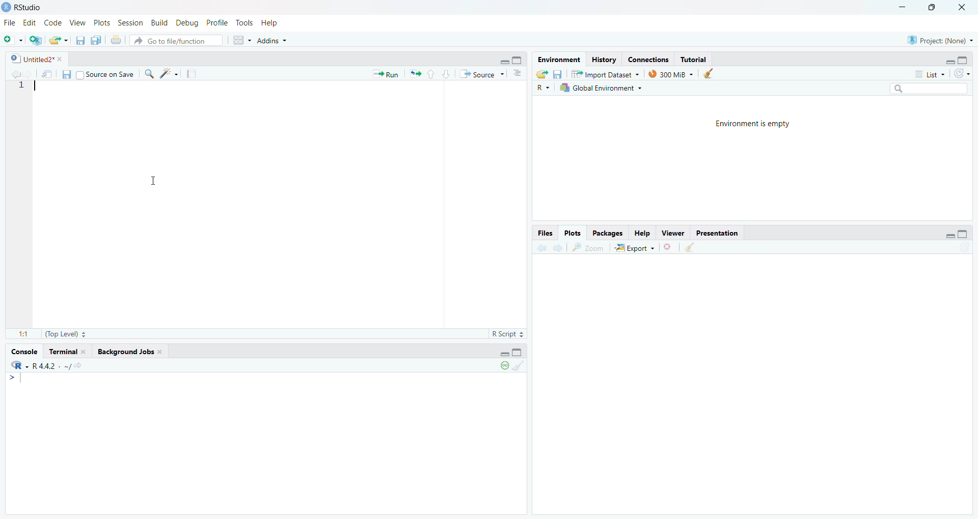  Describe the element at coordinates (218, 22) in the screenshot. I see `Profile` at that location.